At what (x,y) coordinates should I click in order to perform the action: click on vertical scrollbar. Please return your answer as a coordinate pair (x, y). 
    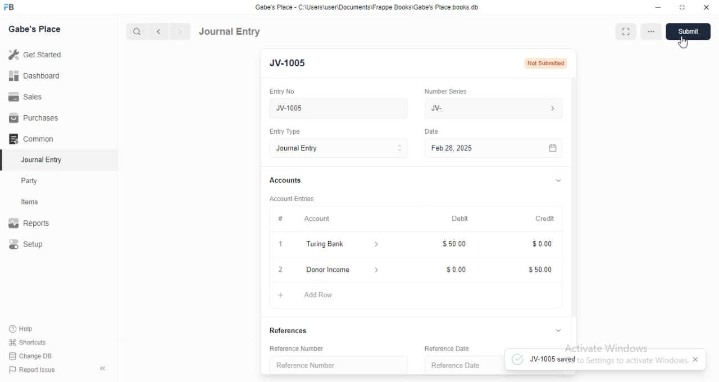
    Looking at the image, I should click on (574, 197).